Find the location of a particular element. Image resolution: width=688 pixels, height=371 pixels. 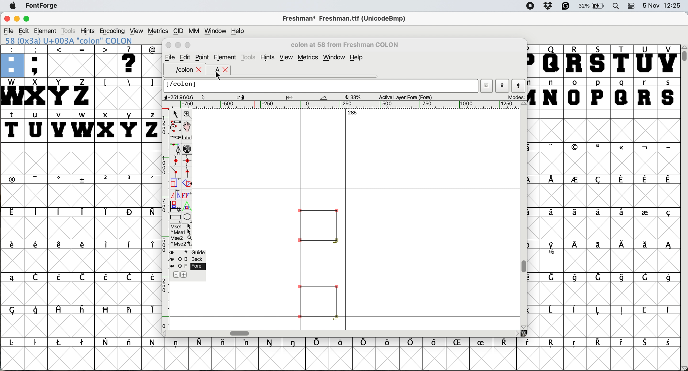

symbol is located at coordinates (622, 213).